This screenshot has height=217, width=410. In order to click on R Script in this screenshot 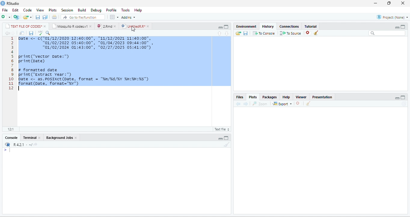, I will do `click(221, 129)`.